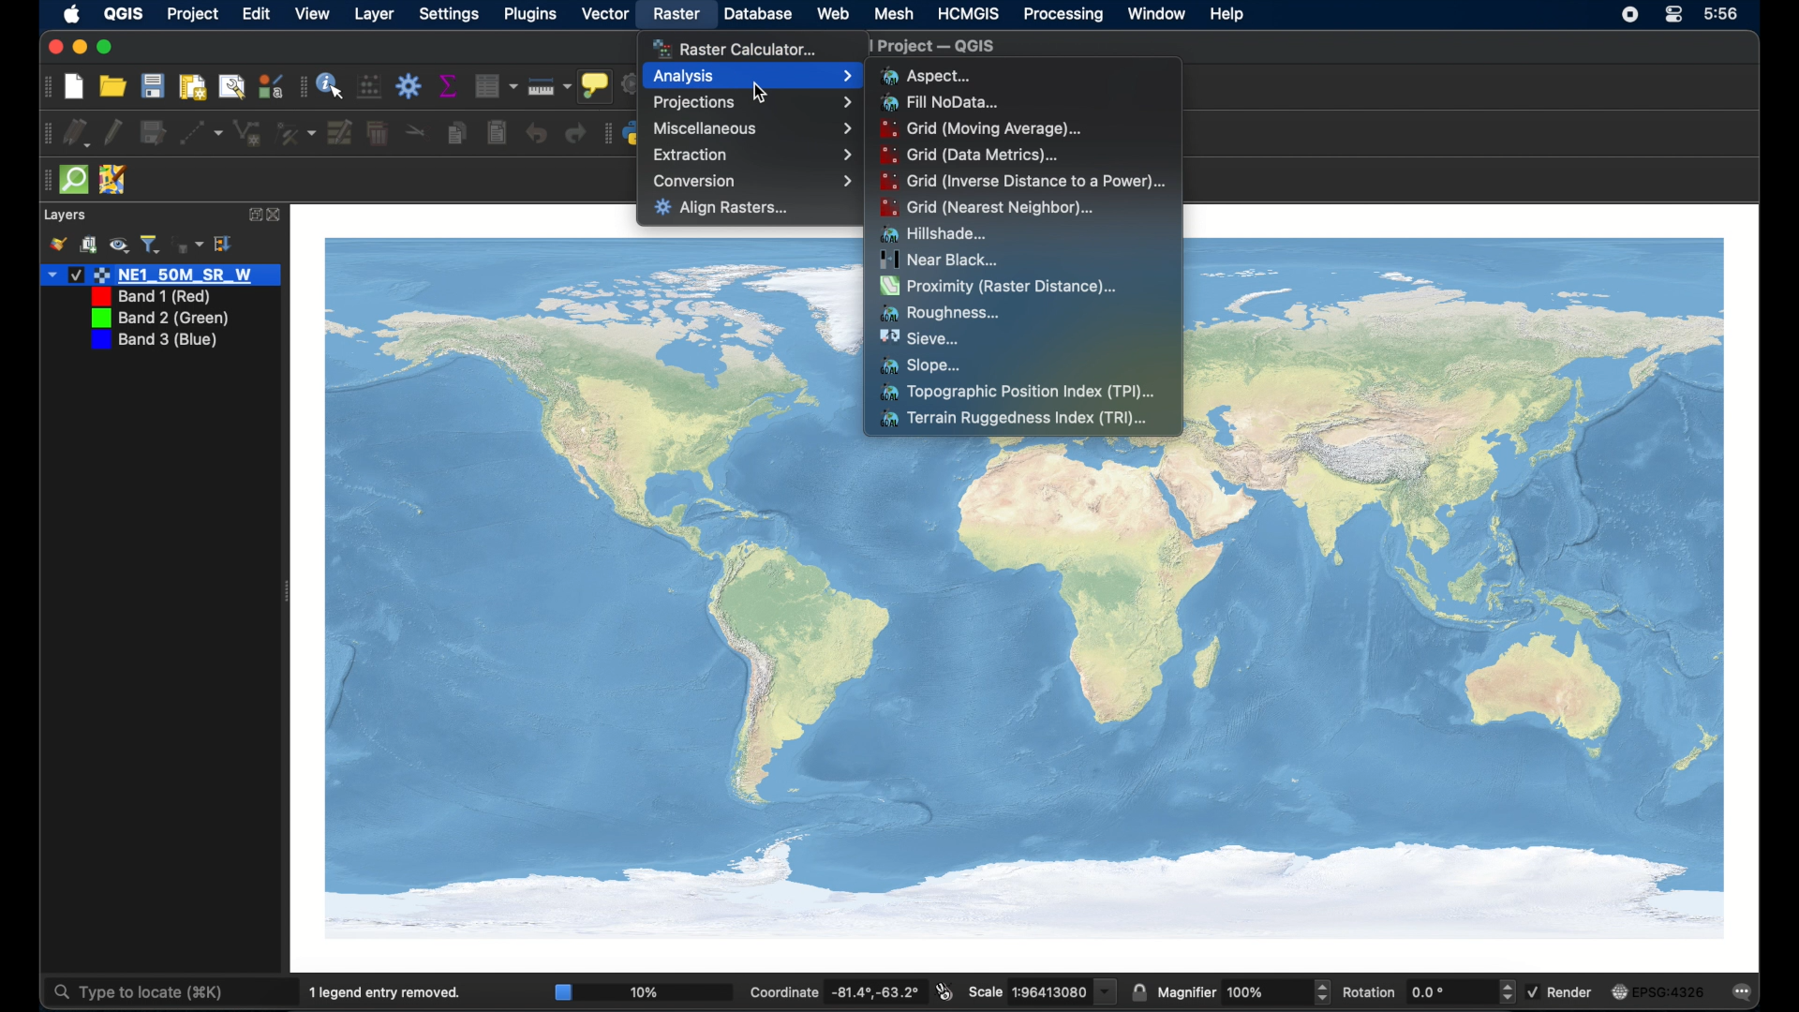 This screenshot has height=1012, width=1799. What do you see at coordinates (51, 48) in the screenshot?
I see `close` at bounding box center [51, 48].